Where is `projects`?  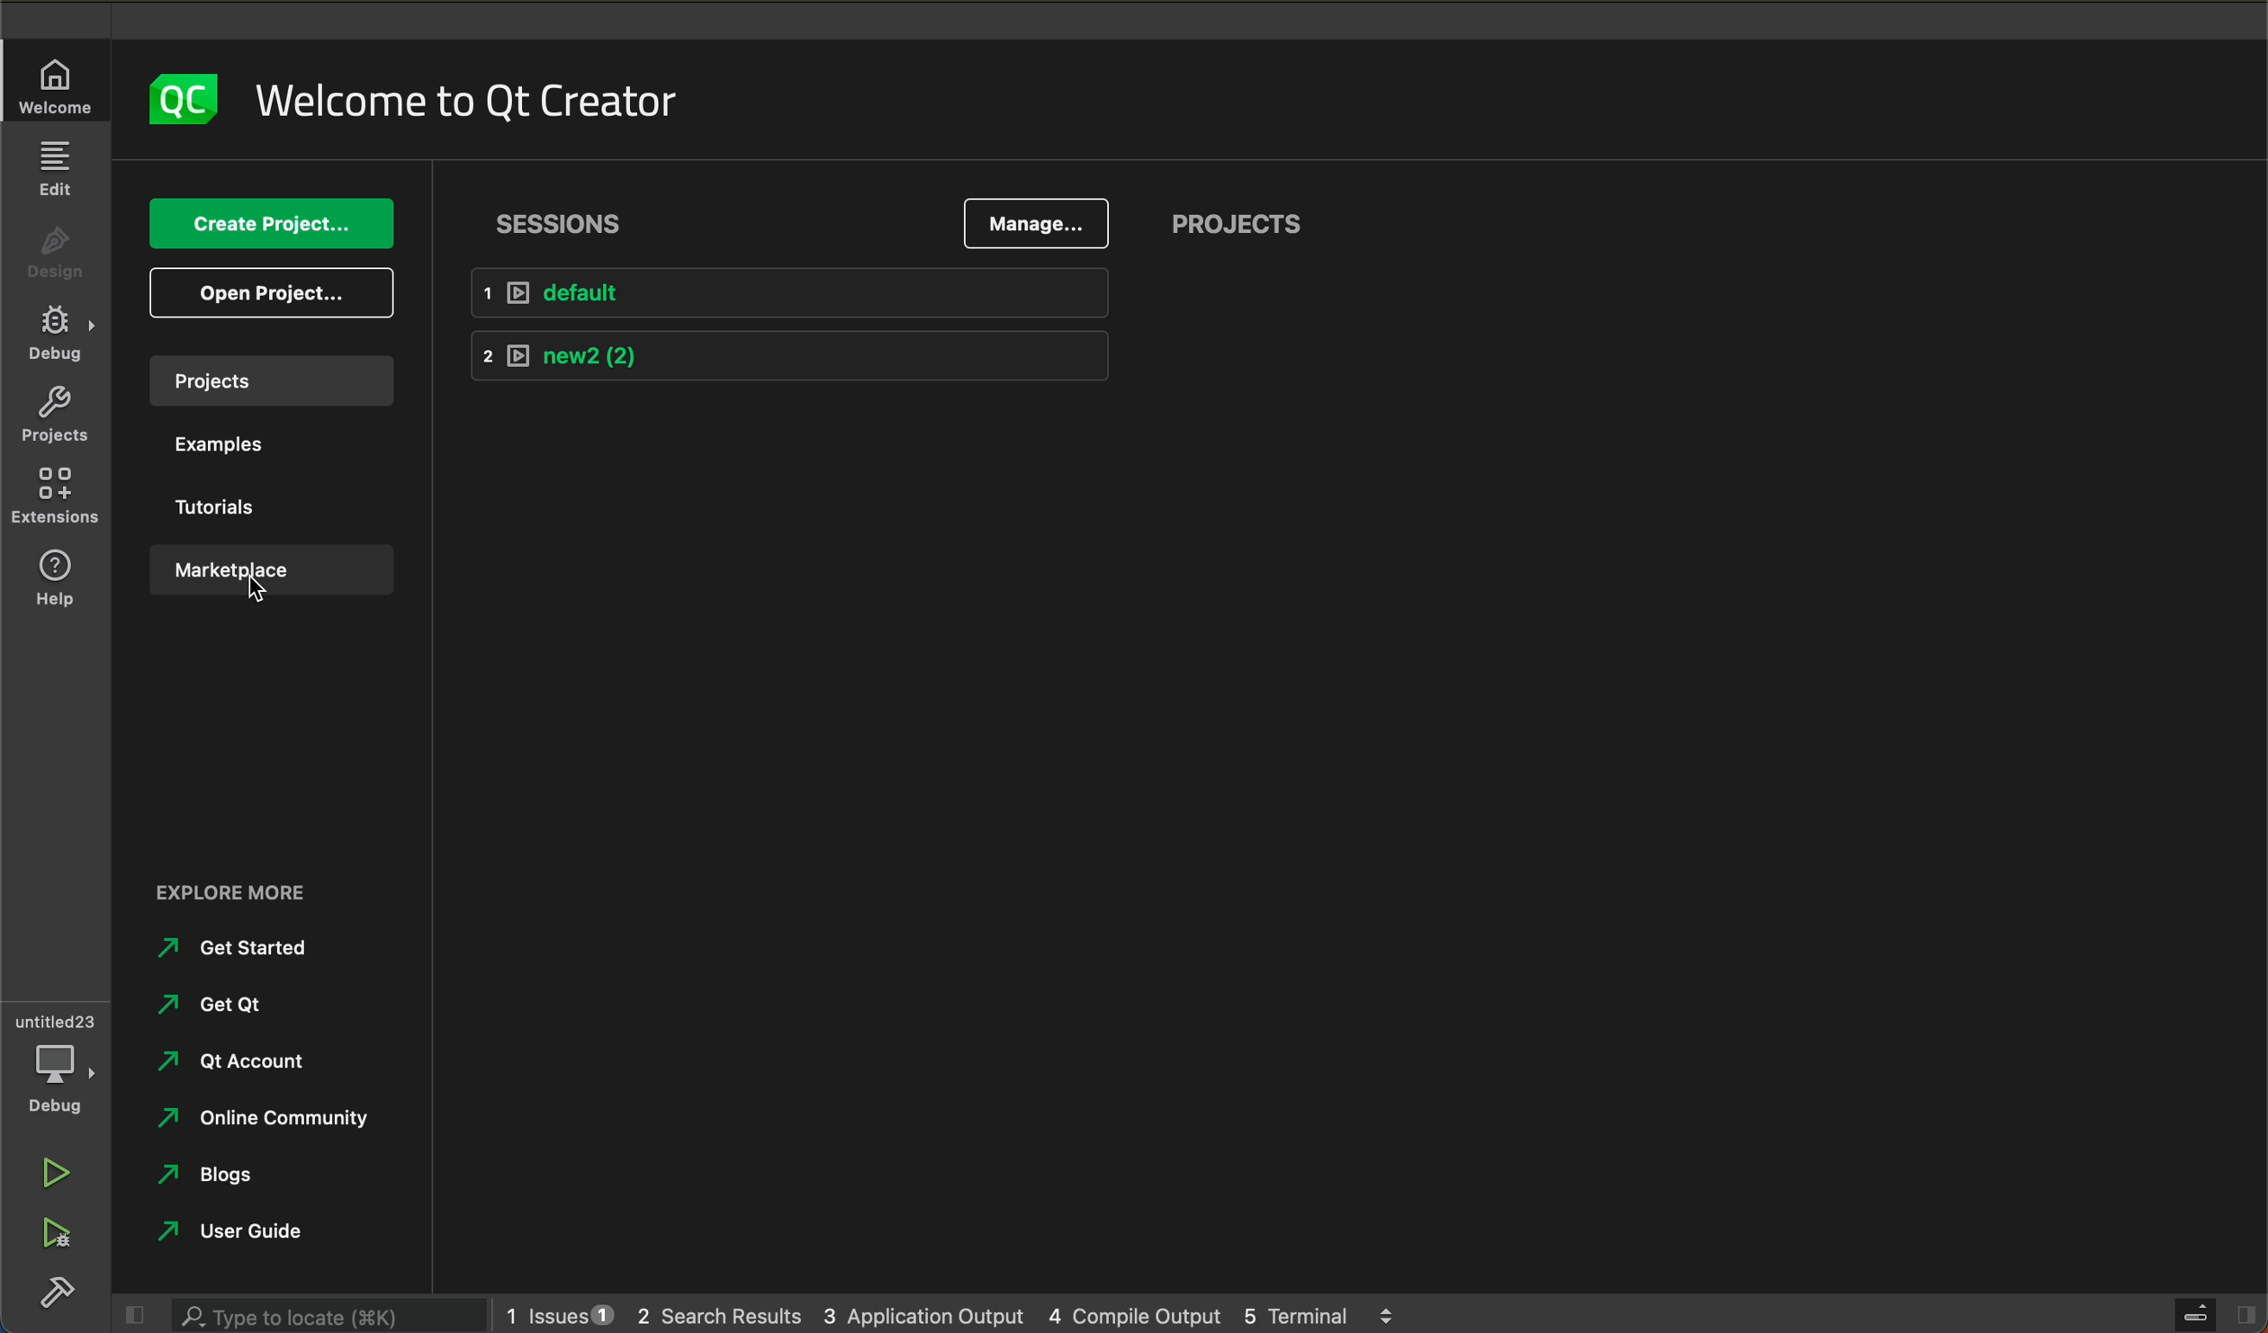 projects is located at coordinates (53, 418).